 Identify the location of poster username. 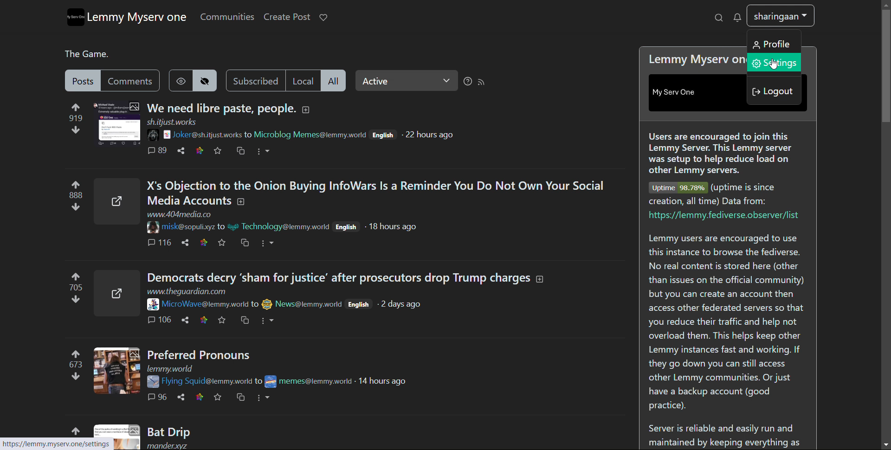
(205, 305).